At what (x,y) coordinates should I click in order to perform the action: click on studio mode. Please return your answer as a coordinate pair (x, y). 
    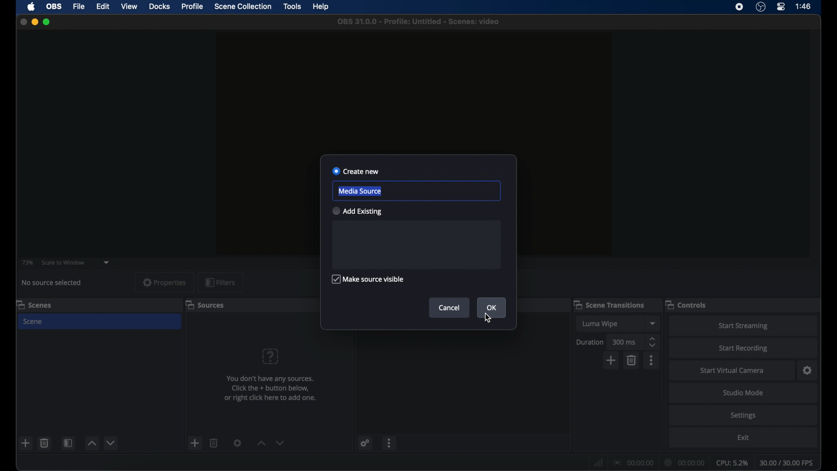
    Looking at the image, I should click on (744, 392).